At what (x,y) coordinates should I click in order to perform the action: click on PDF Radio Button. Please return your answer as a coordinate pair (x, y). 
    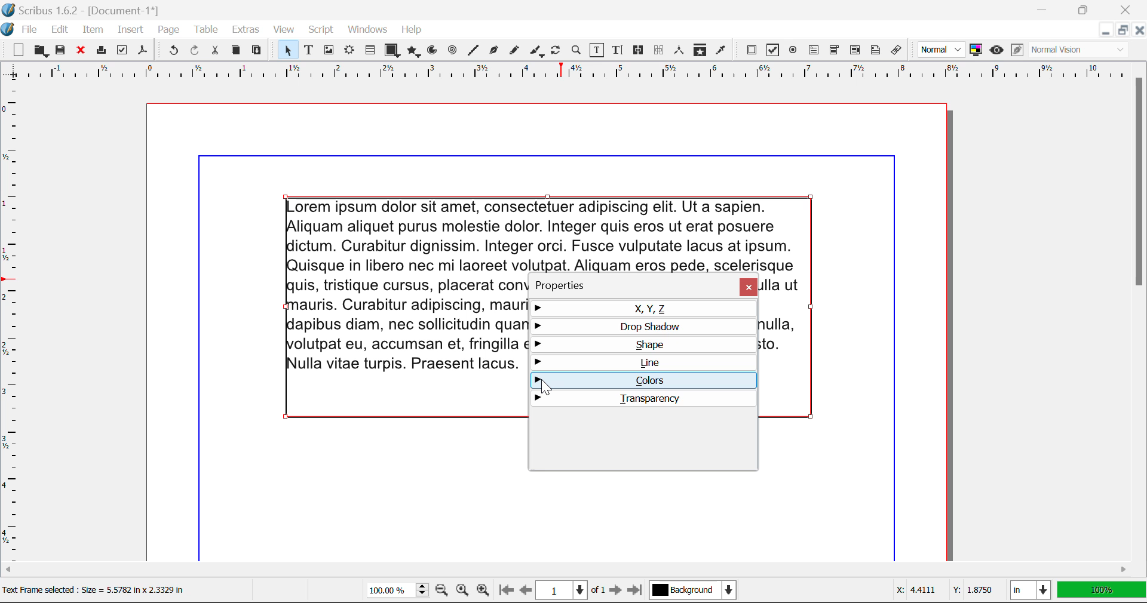
    Looking at the image, I should click on (793, 52).